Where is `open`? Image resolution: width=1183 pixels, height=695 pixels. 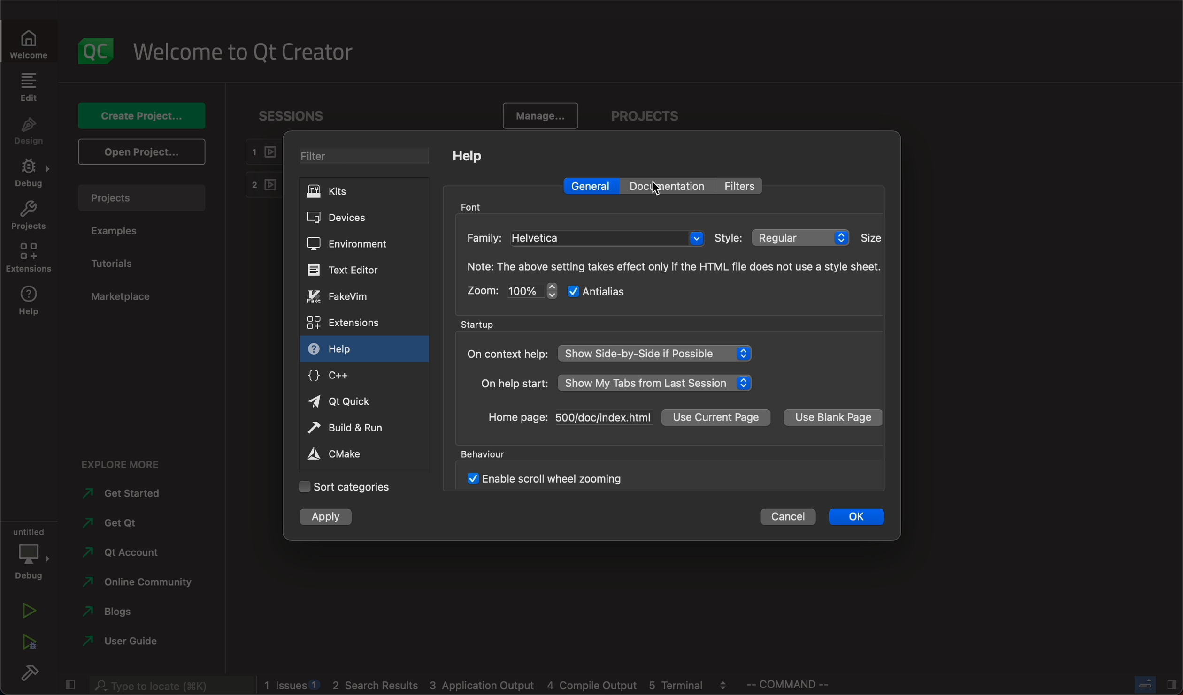 open is located at coordinates (144, 151).